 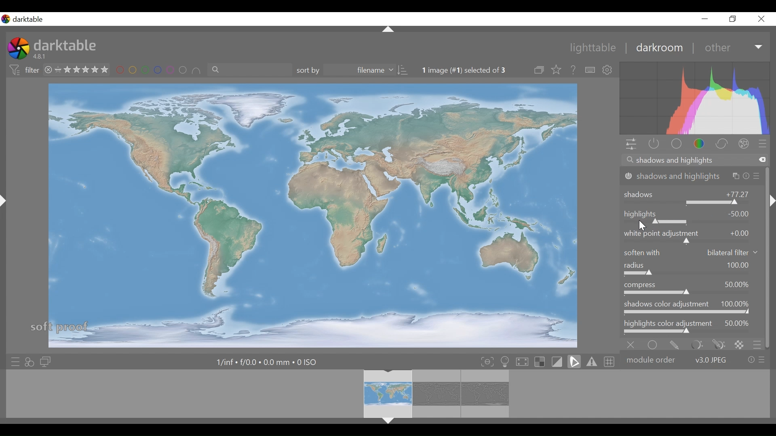 I want to click on histogram, so click(x=696, y=98).